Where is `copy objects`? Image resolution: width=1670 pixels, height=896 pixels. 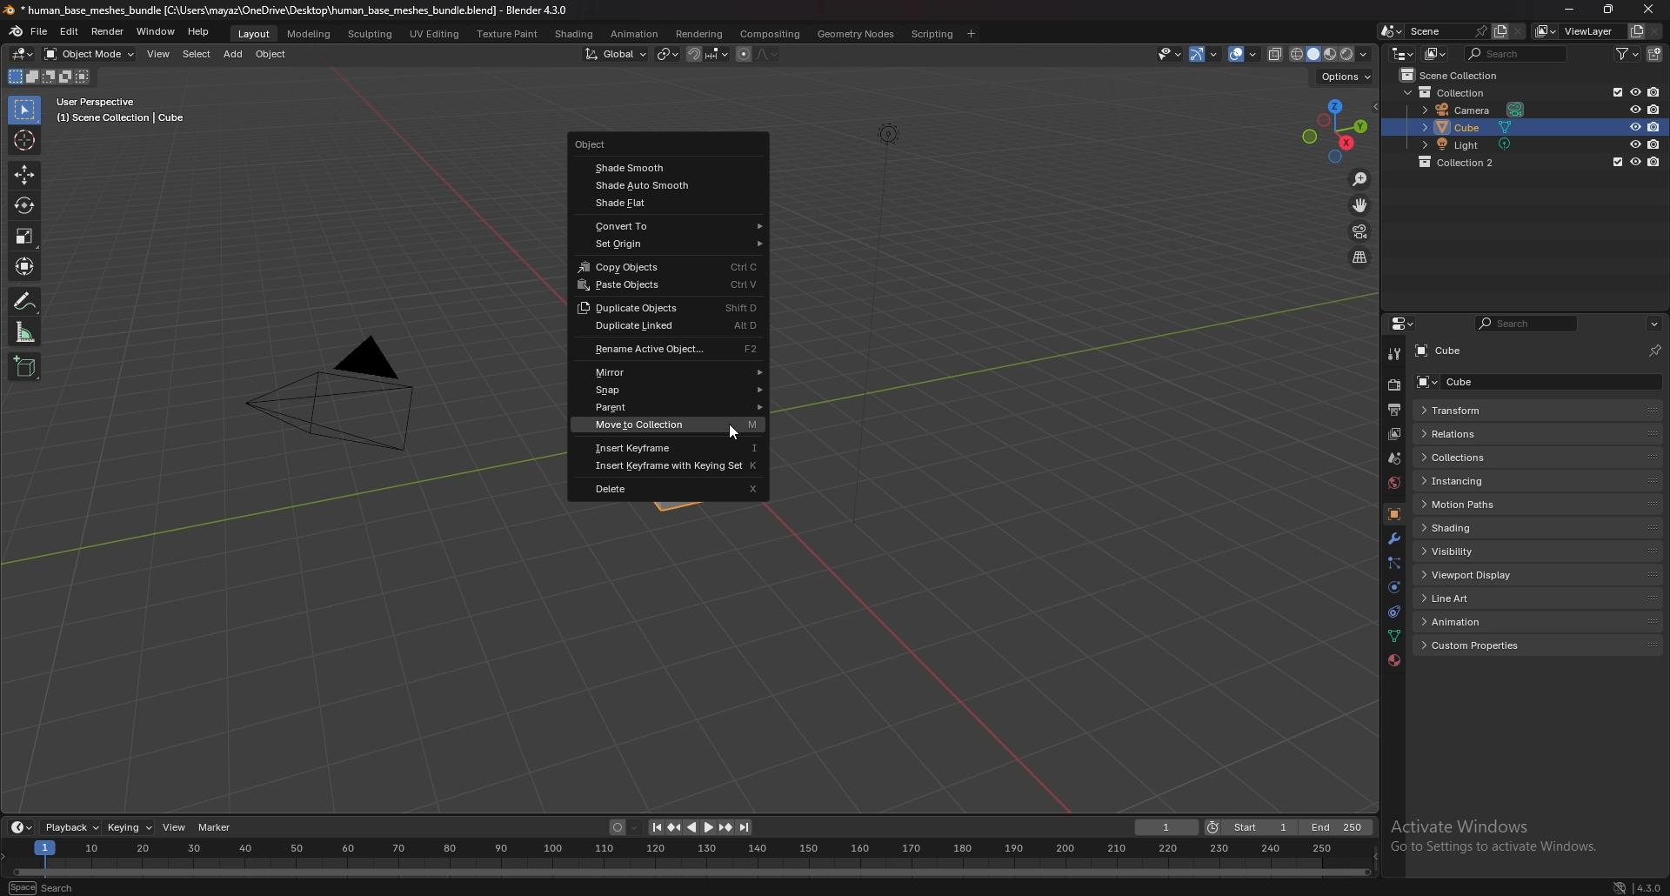
copy objects is located at coordinates (671, 266).